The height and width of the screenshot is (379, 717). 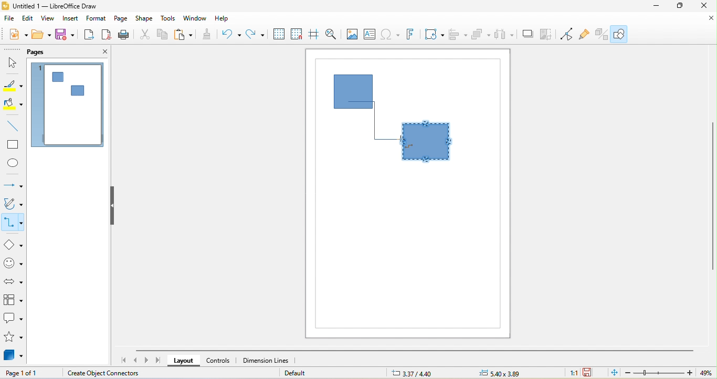 What do you see at coordinates (414, 352) in the screenshot?
I see `horizontal scroll bar` at bounding box center [414, 352].